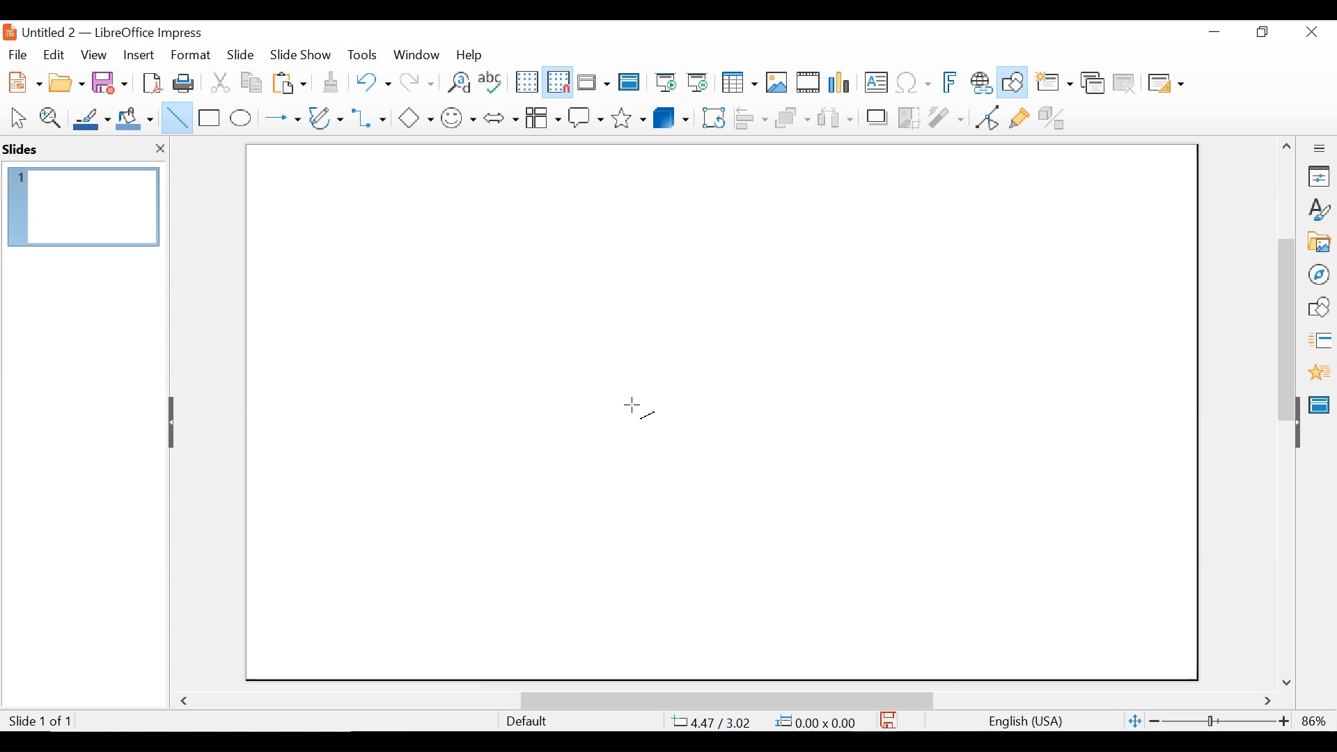 The width and height of the screenshot is (1337, 752). I want to click on Insert Audio or Video, so click(808, 84).